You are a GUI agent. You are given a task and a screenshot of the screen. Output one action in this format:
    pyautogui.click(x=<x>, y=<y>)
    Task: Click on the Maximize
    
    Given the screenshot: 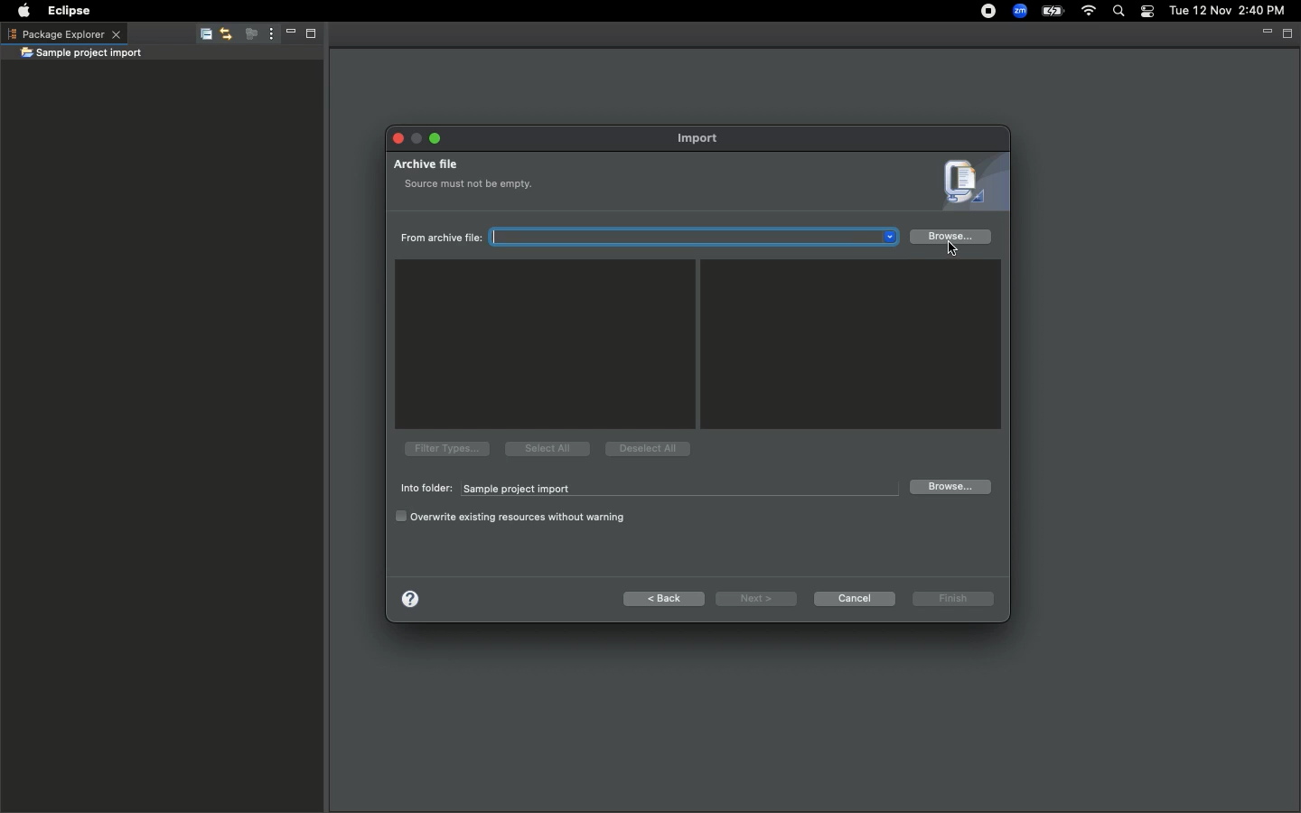 What is the action you would take?
    pyautogui.click(x=1288, y=33)
    